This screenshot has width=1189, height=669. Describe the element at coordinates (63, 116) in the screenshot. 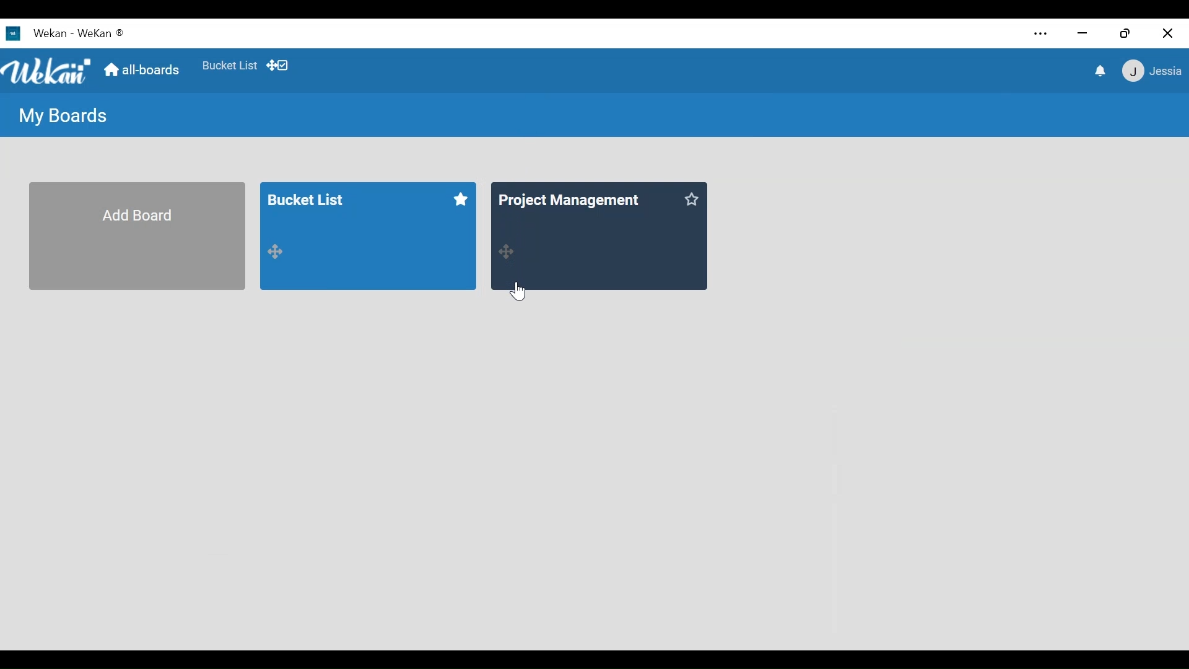

I see `My  Boards` at that location.